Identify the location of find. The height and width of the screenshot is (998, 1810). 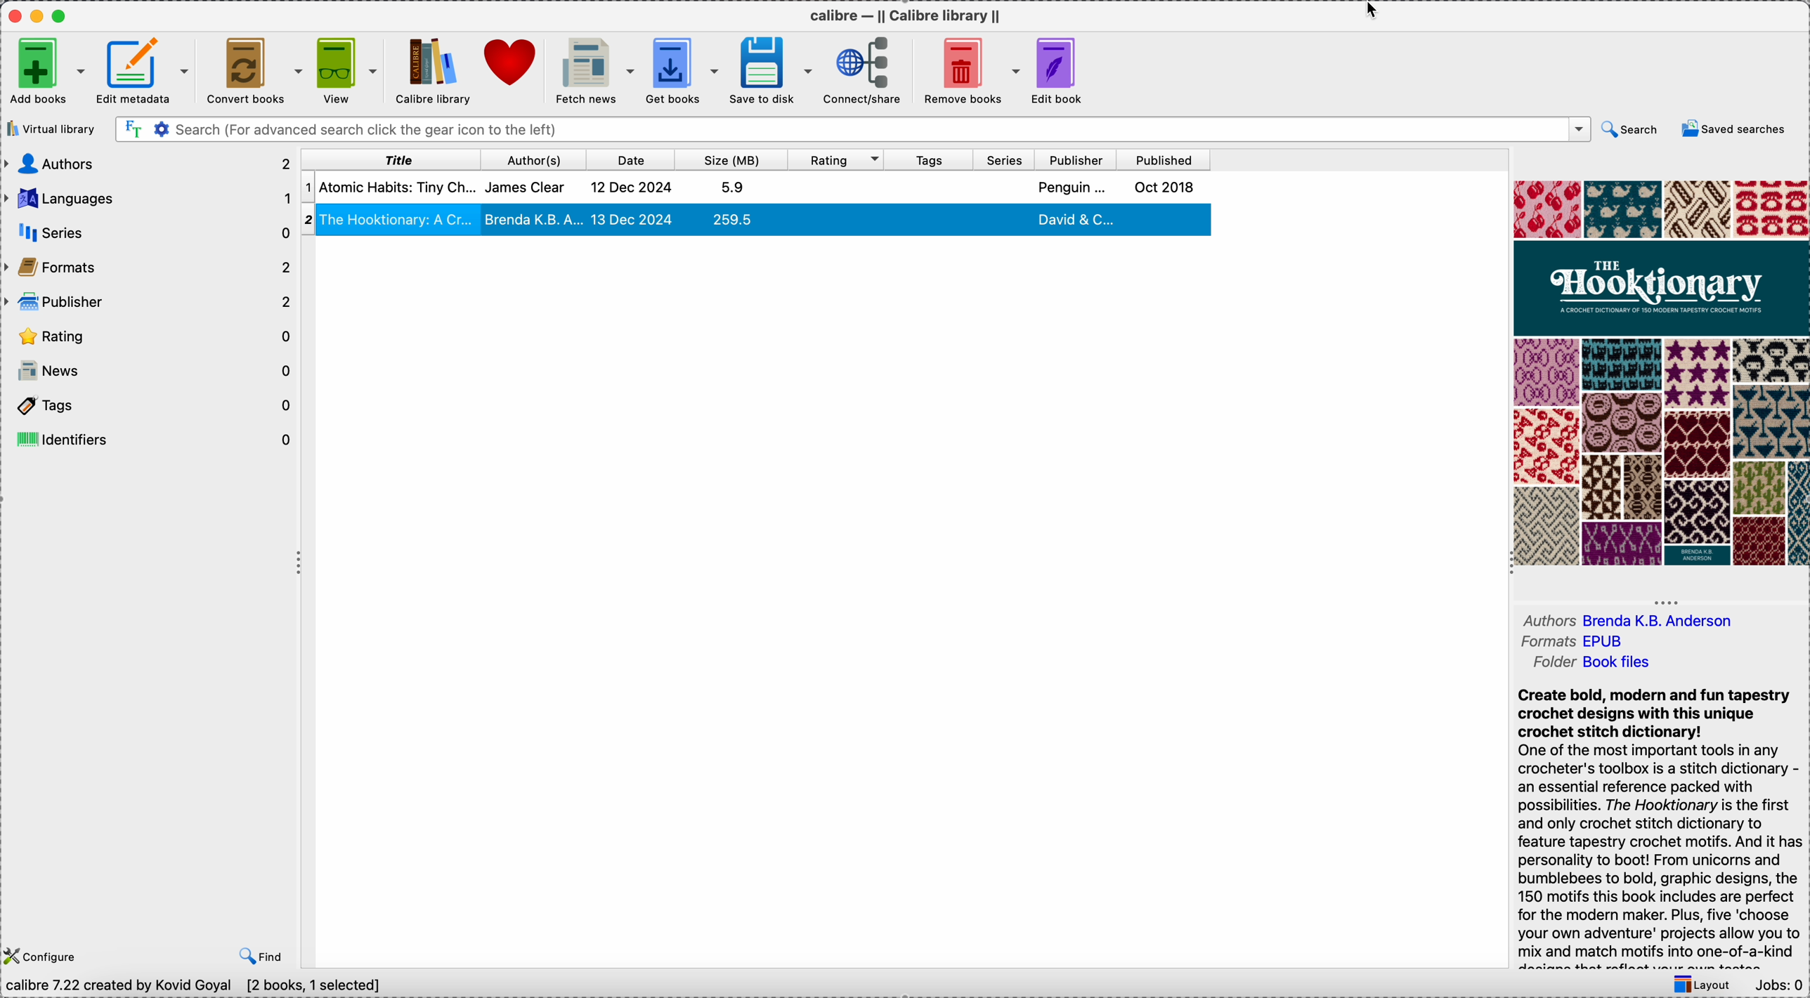
(261, 954).